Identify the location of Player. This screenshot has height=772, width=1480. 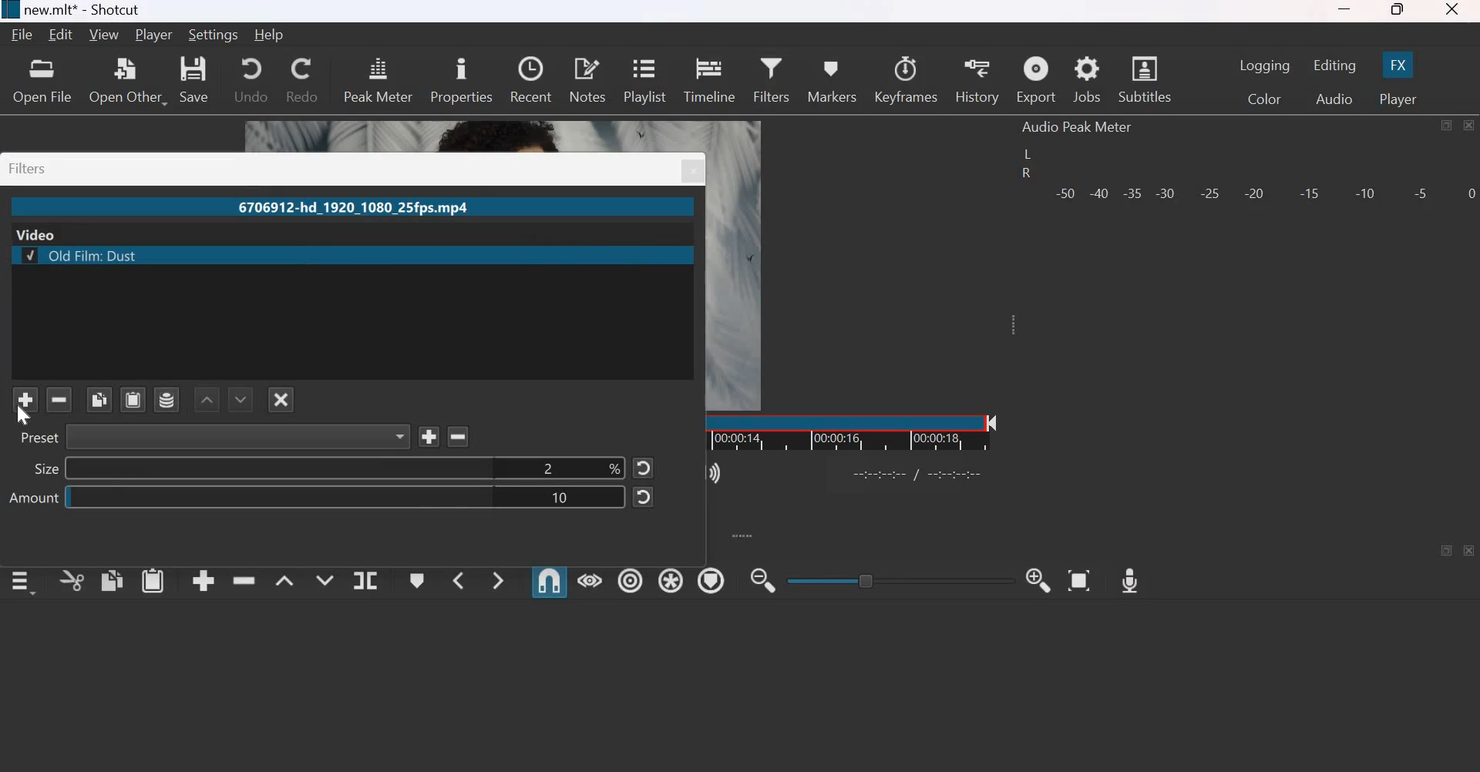
(1399, 97).